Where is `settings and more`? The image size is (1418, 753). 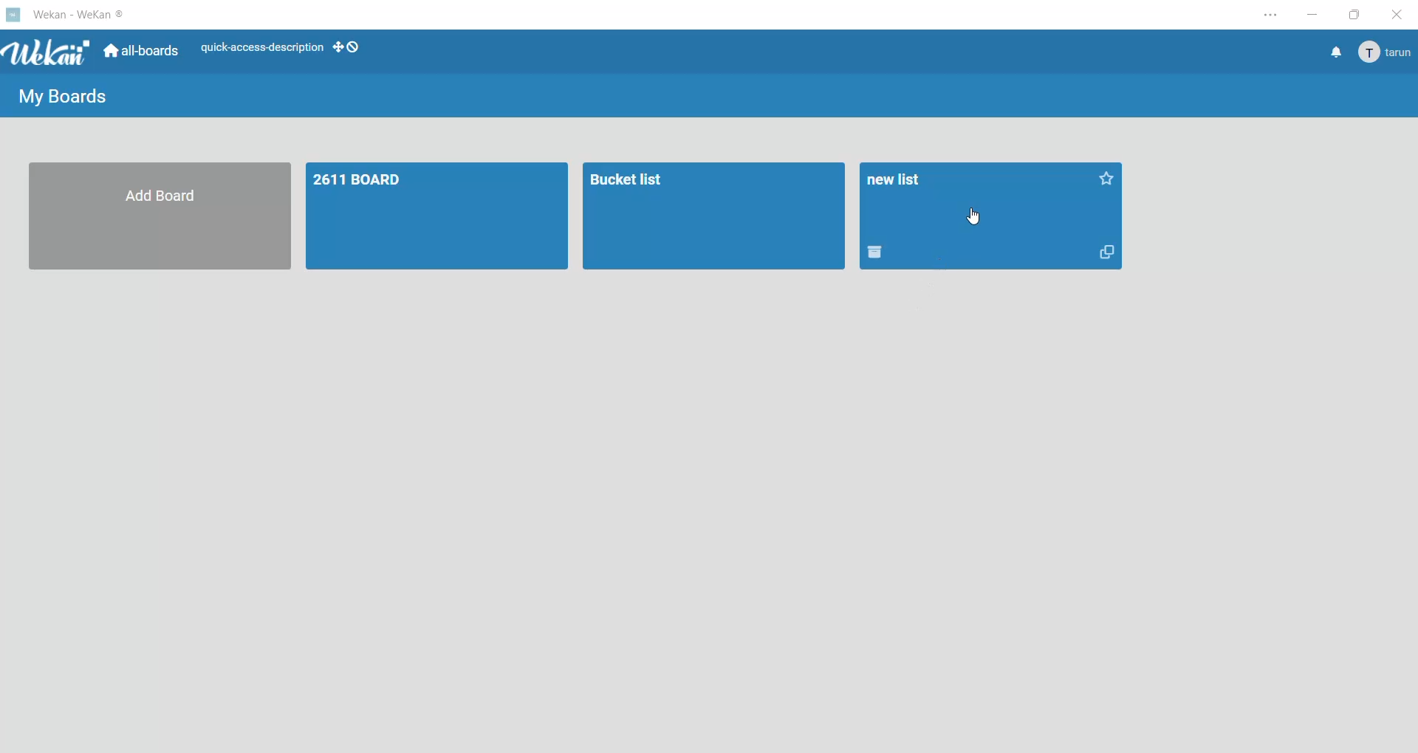
settings and more is located at coordinates (1267, 16).